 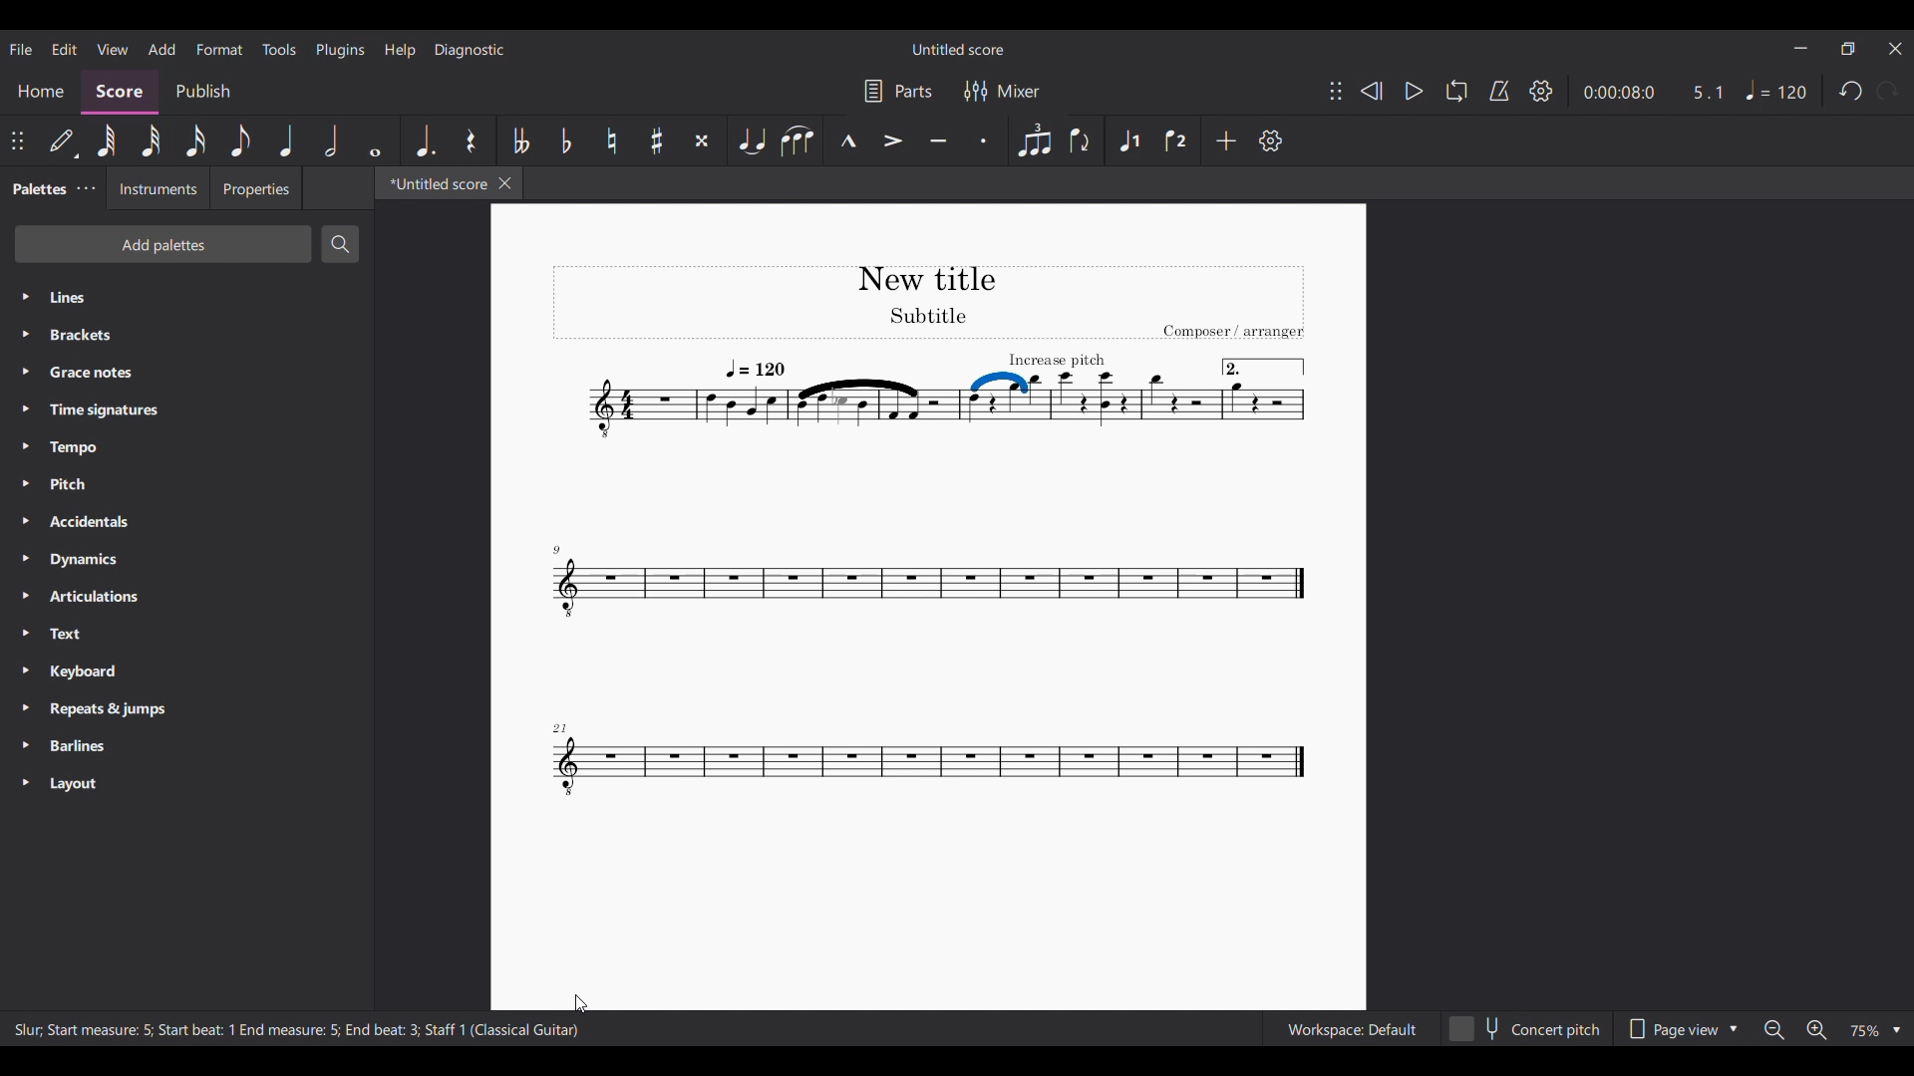 I want to click on Search, so click(x=339, y=244).